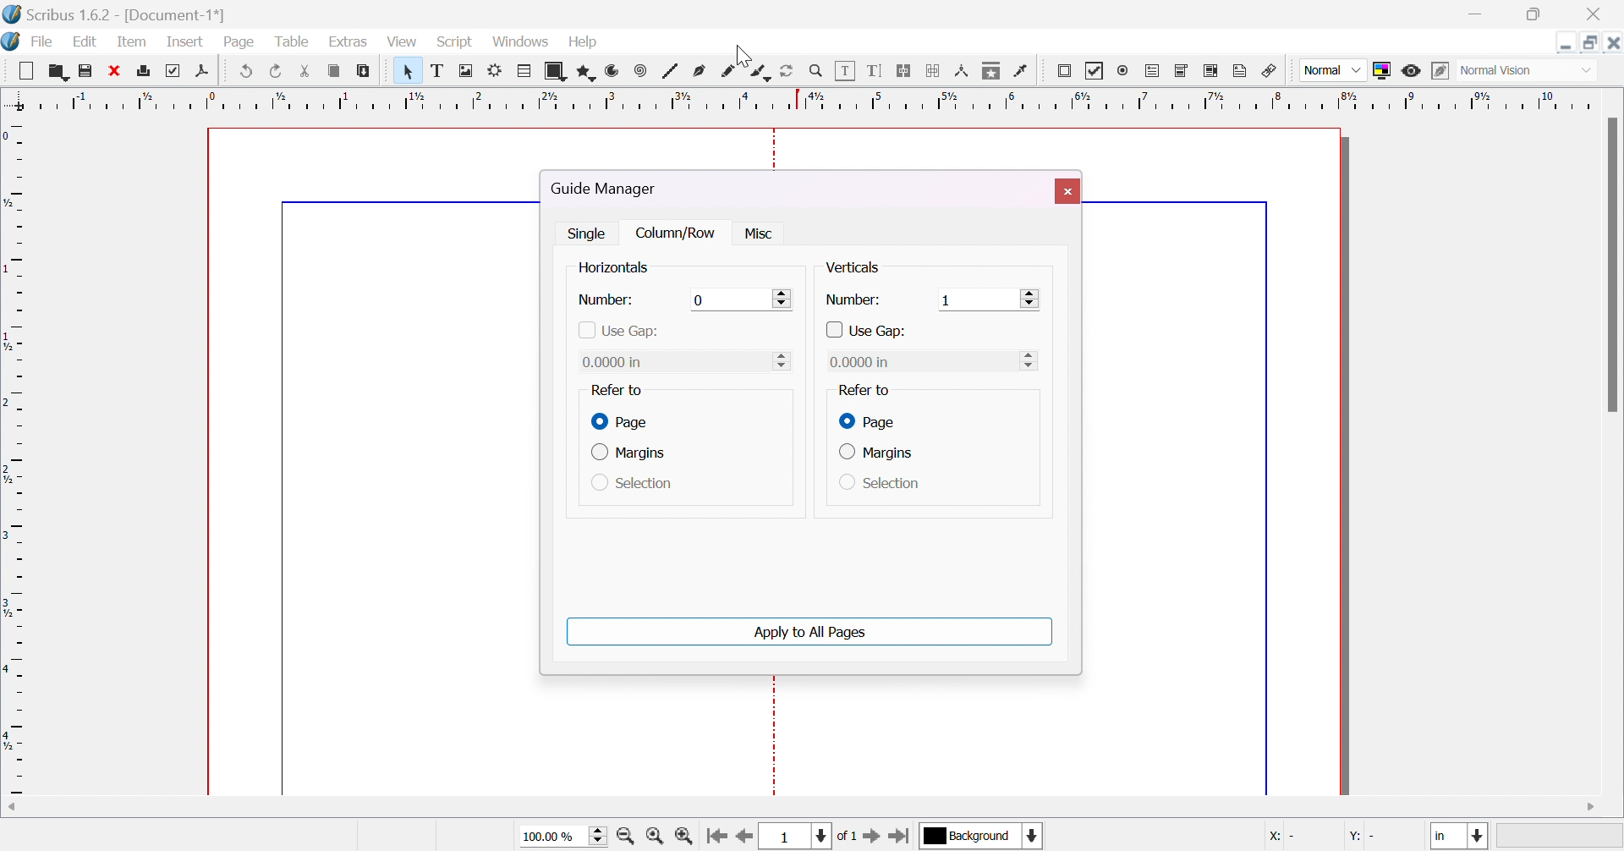 The height and width of the screenshot is (851, 1624). I want to click on , so click(701, 299).